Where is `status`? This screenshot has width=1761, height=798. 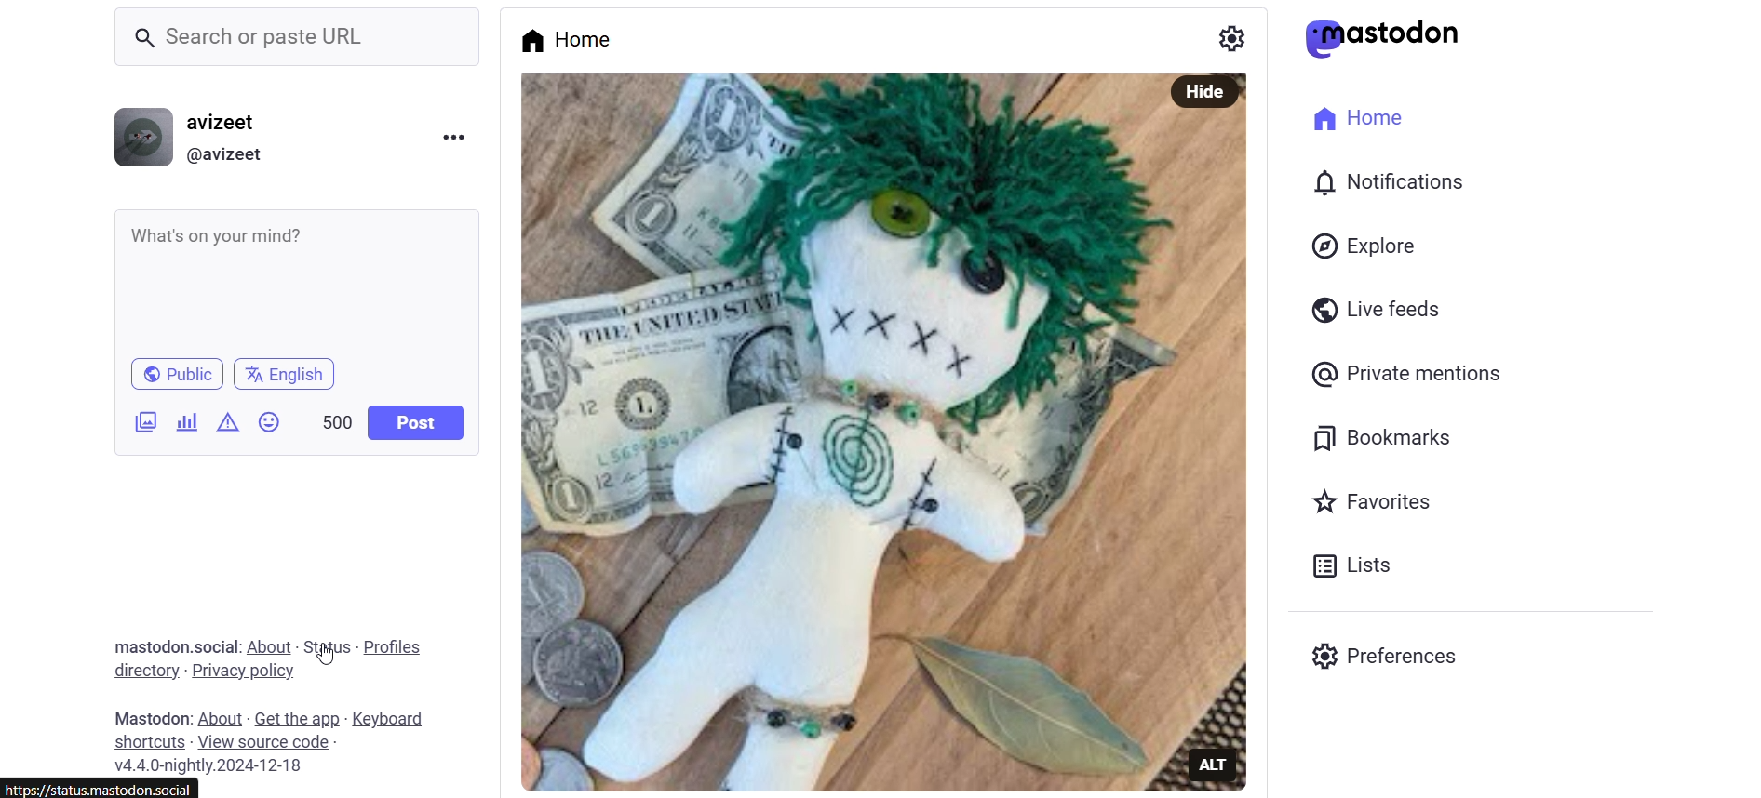
status is located at coordinates (326, 645).